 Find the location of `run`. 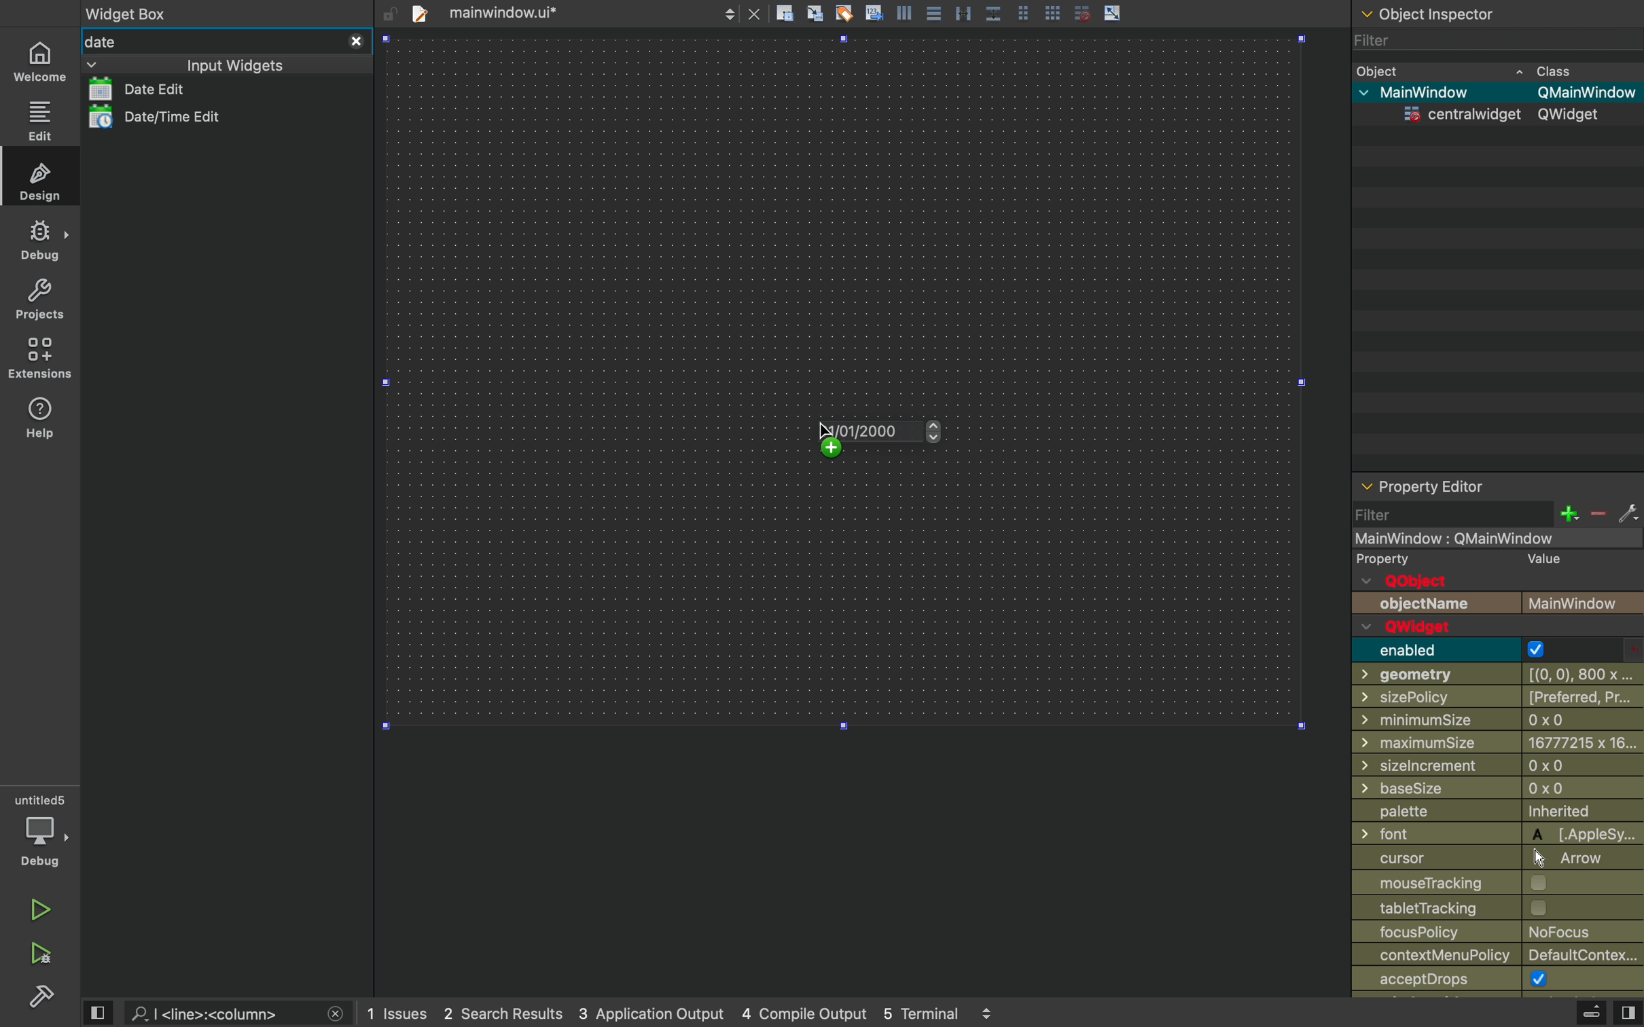

run is located at coordinates (41, 909).